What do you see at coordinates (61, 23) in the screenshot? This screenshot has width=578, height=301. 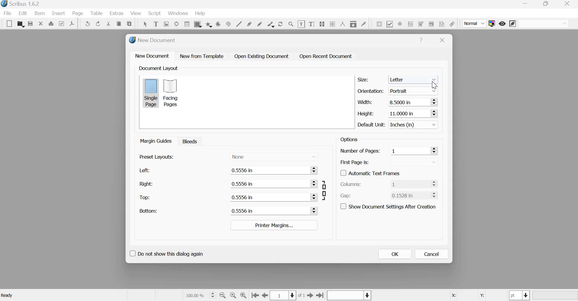 I see `Preflight verifier` at bounding box center [61, 23].